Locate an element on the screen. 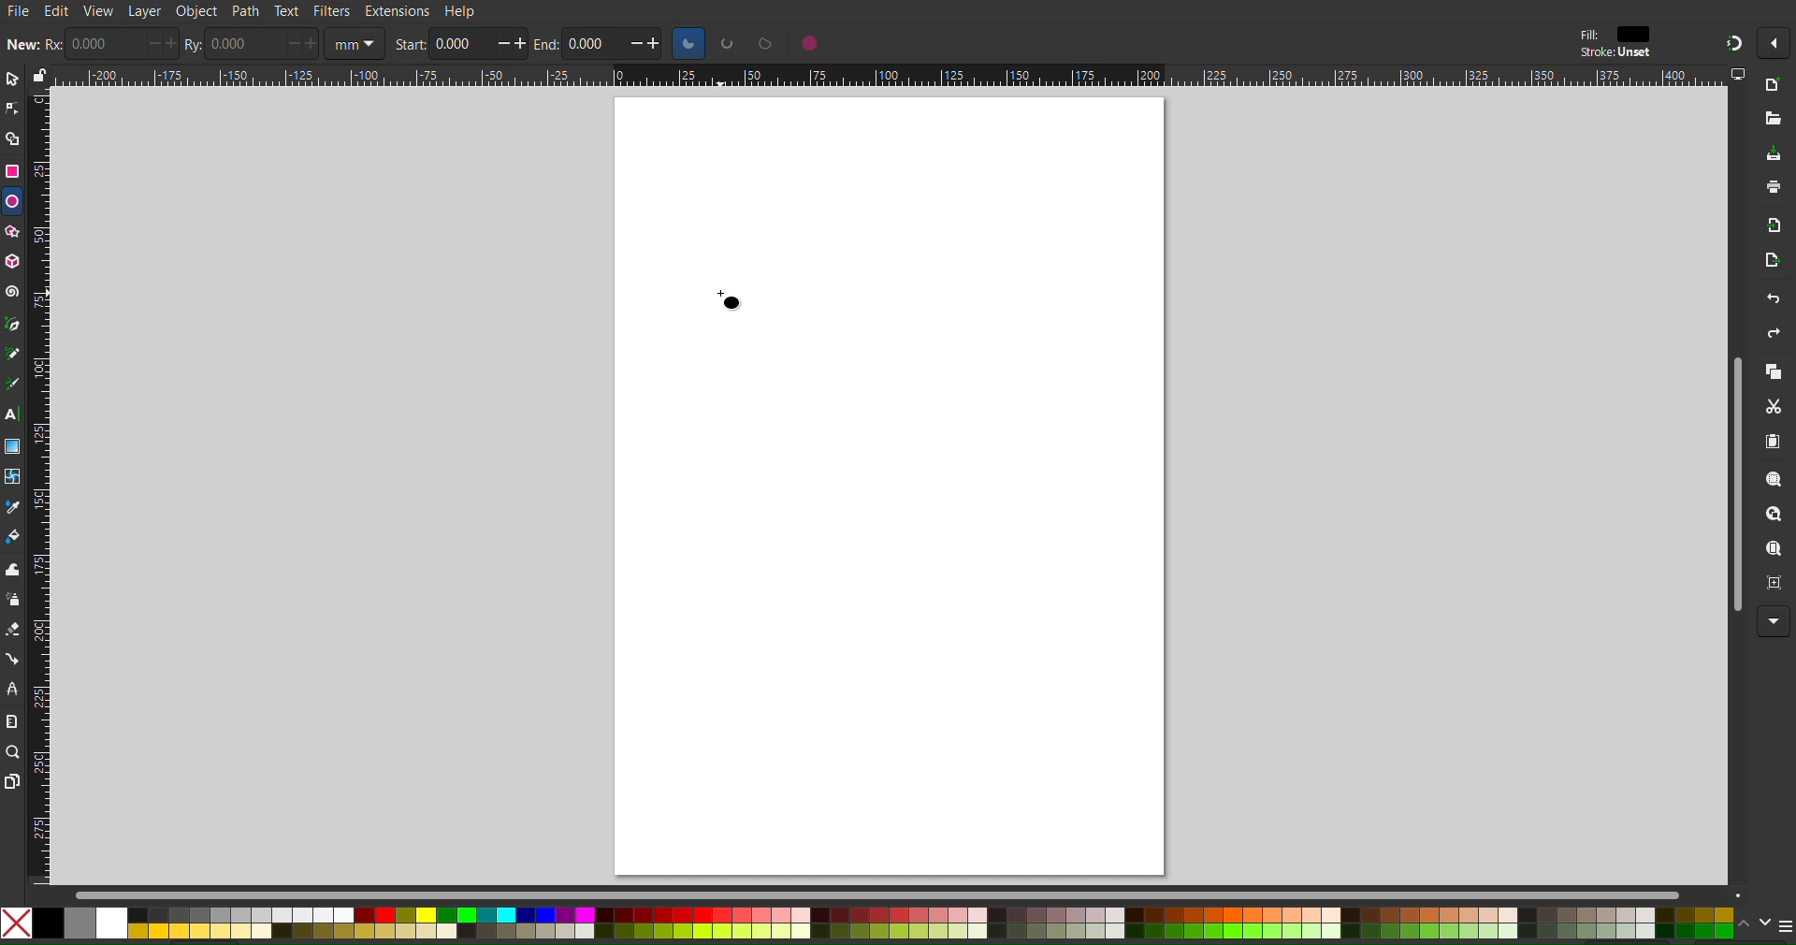  Snapping is located at coordinates (1728, 42).